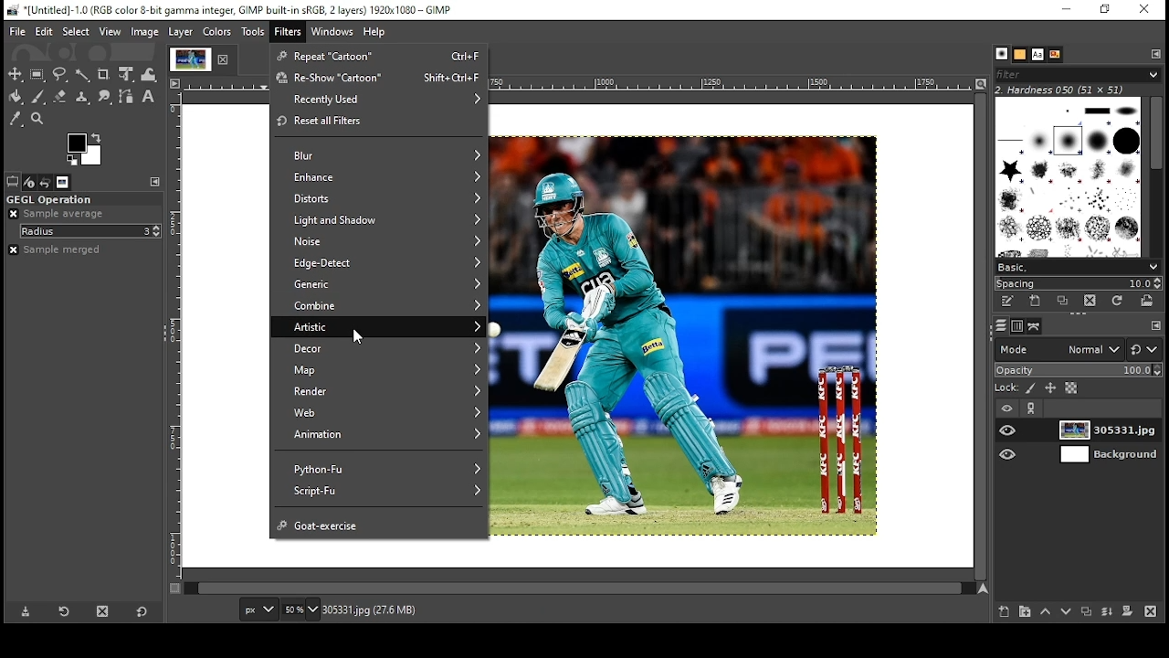  Describe the element at coordinates (1009, 409) in the screenshot. I see `layer visibility` at that location.